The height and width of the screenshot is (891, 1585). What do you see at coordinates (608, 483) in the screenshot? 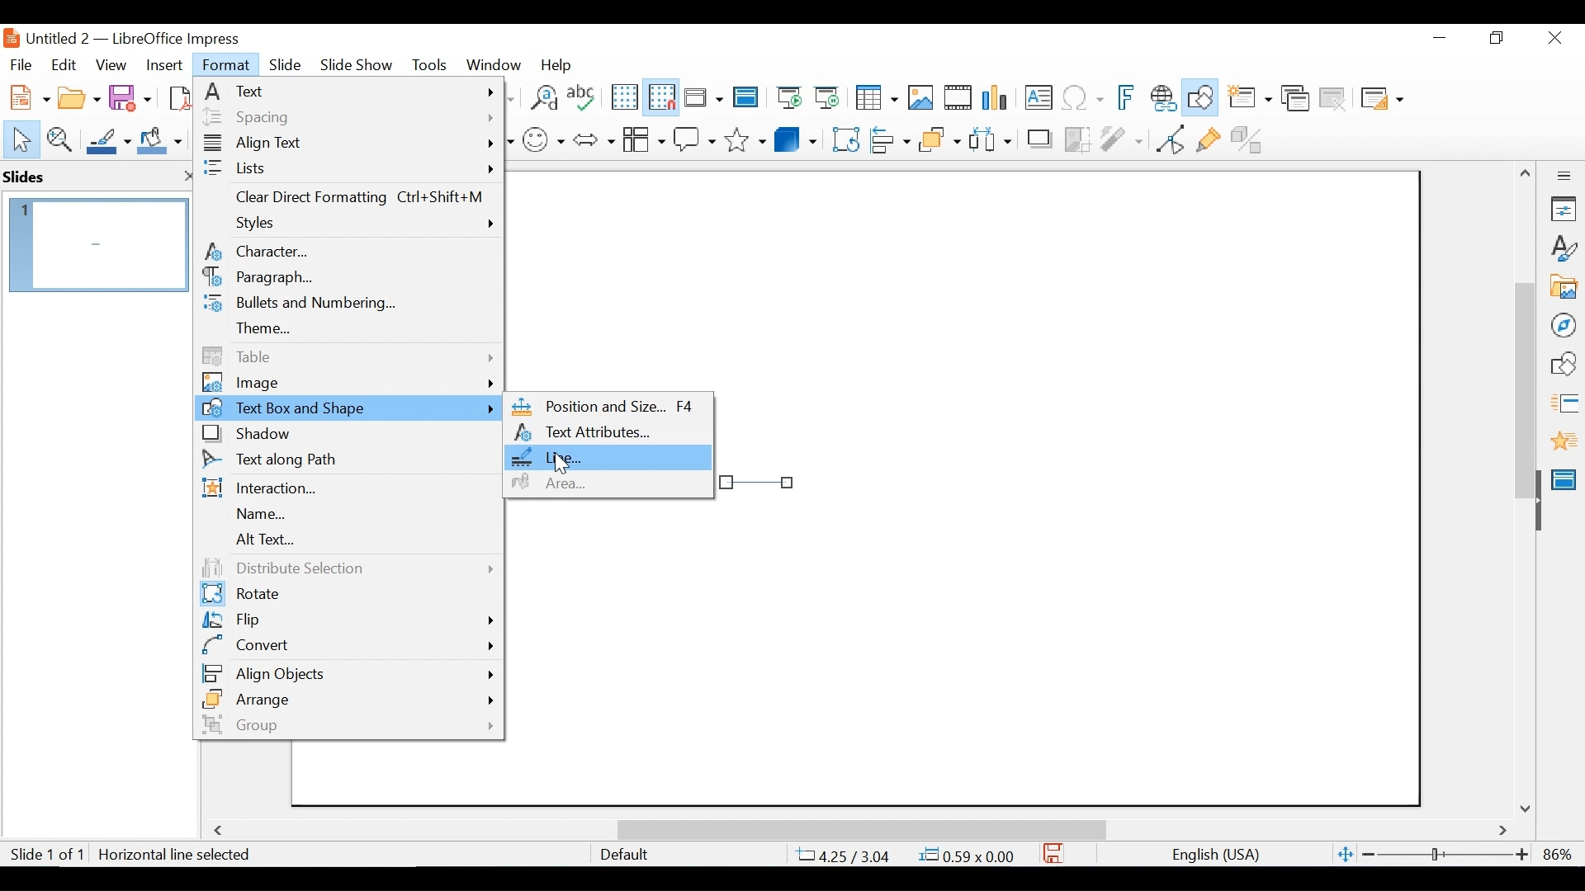
I see `Area` at bounding box center [608, 483].